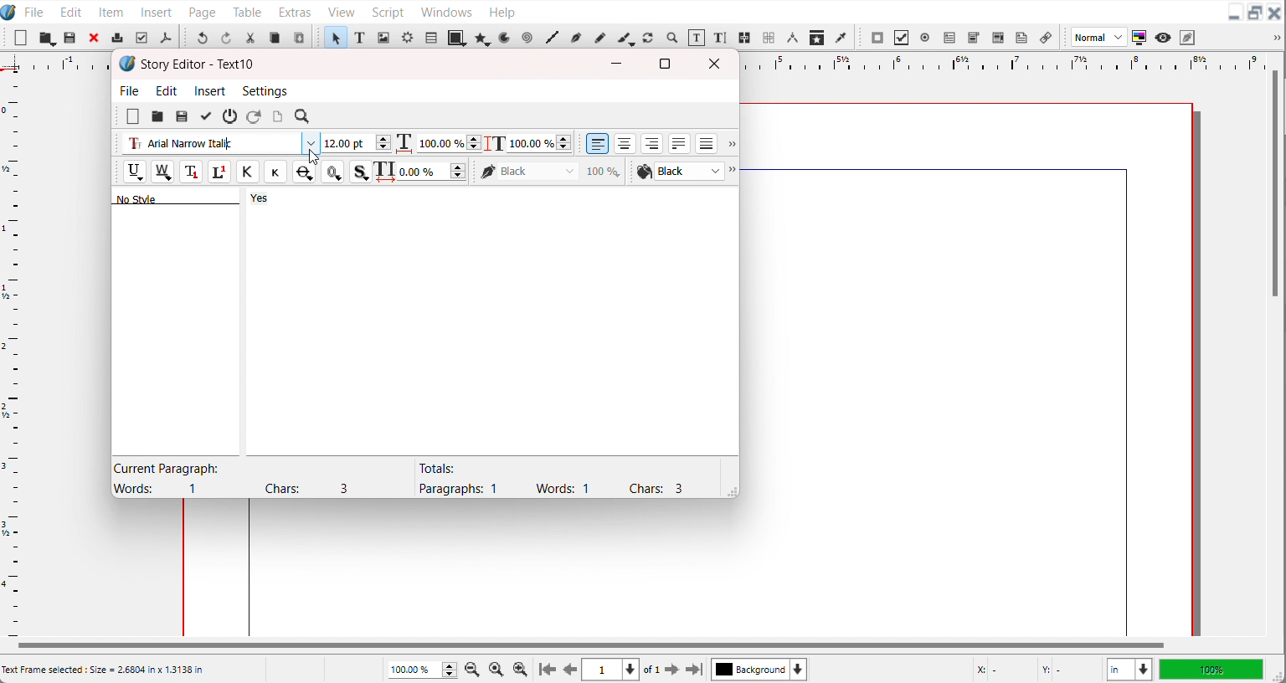  Describe the element at coordinates (205, 116) in the screenshot. I see `Update` at that location.